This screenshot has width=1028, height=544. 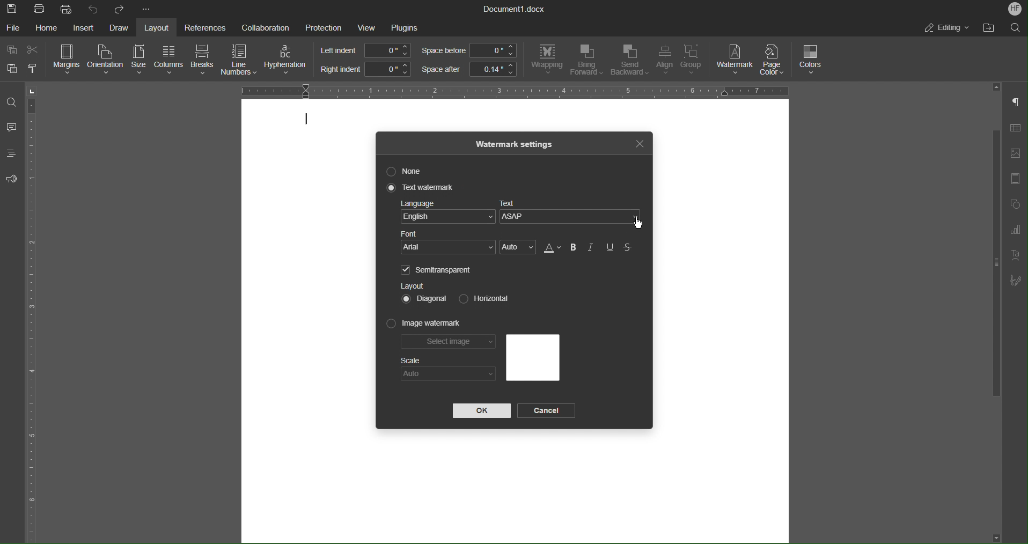 I want to click on Insert, so click(x=83, y=28).